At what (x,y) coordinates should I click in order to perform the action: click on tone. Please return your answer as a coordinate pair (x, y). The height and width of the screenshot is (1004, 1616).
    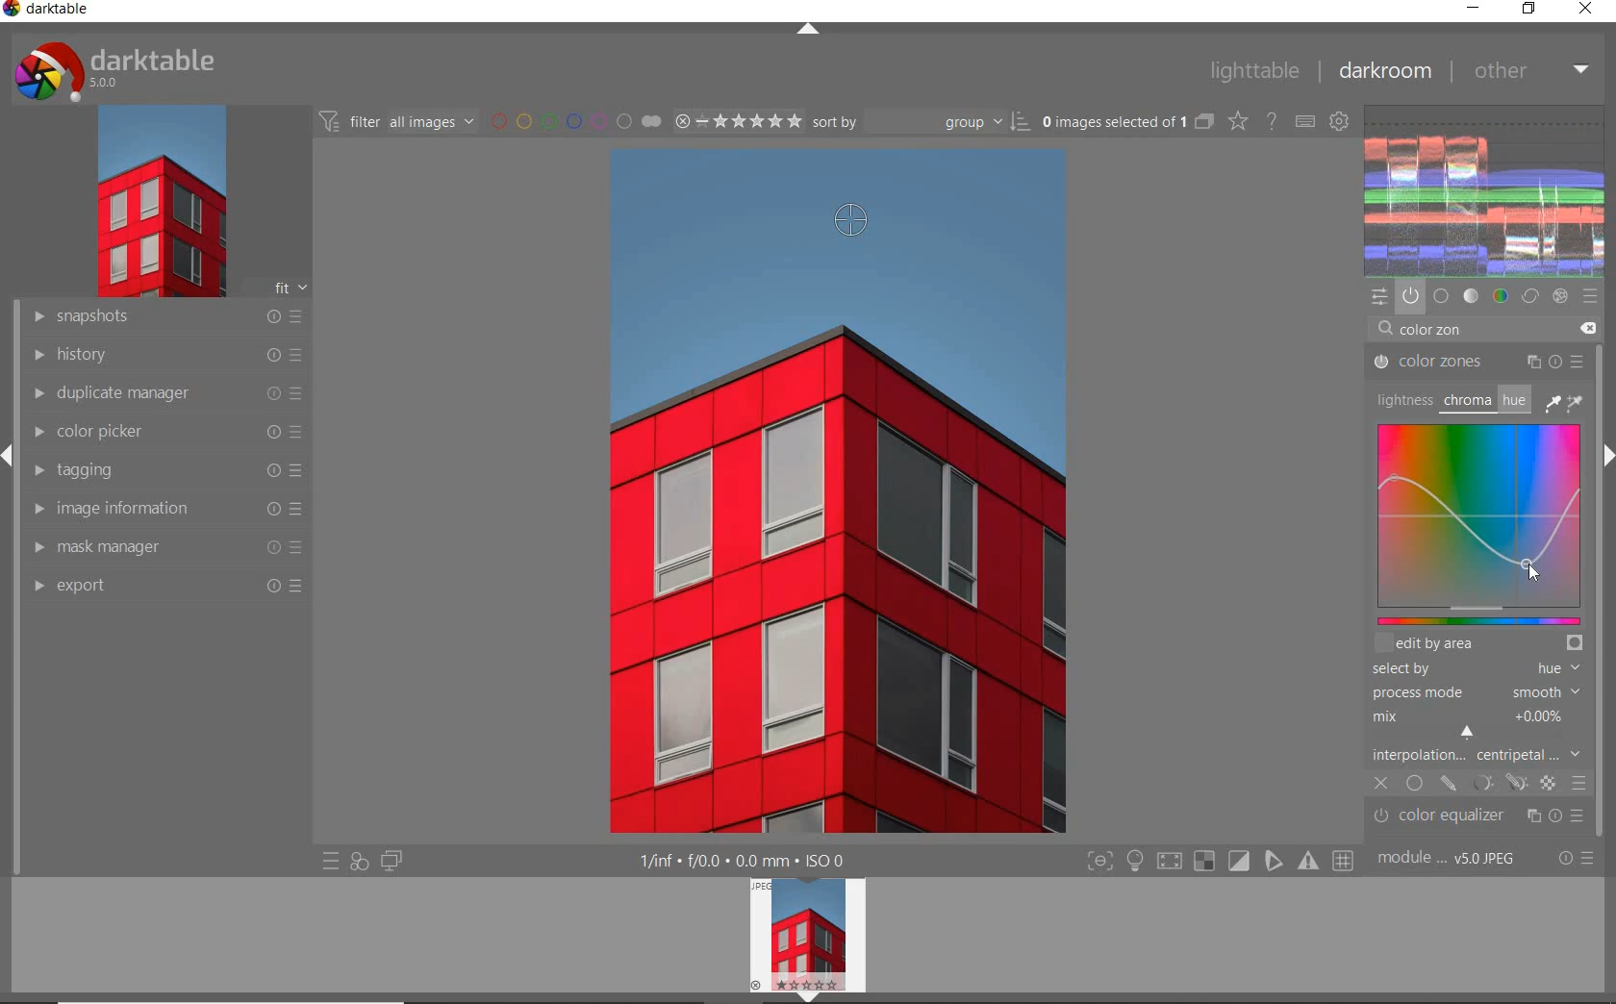
    Looking at the image, I should click on (1472, 295).